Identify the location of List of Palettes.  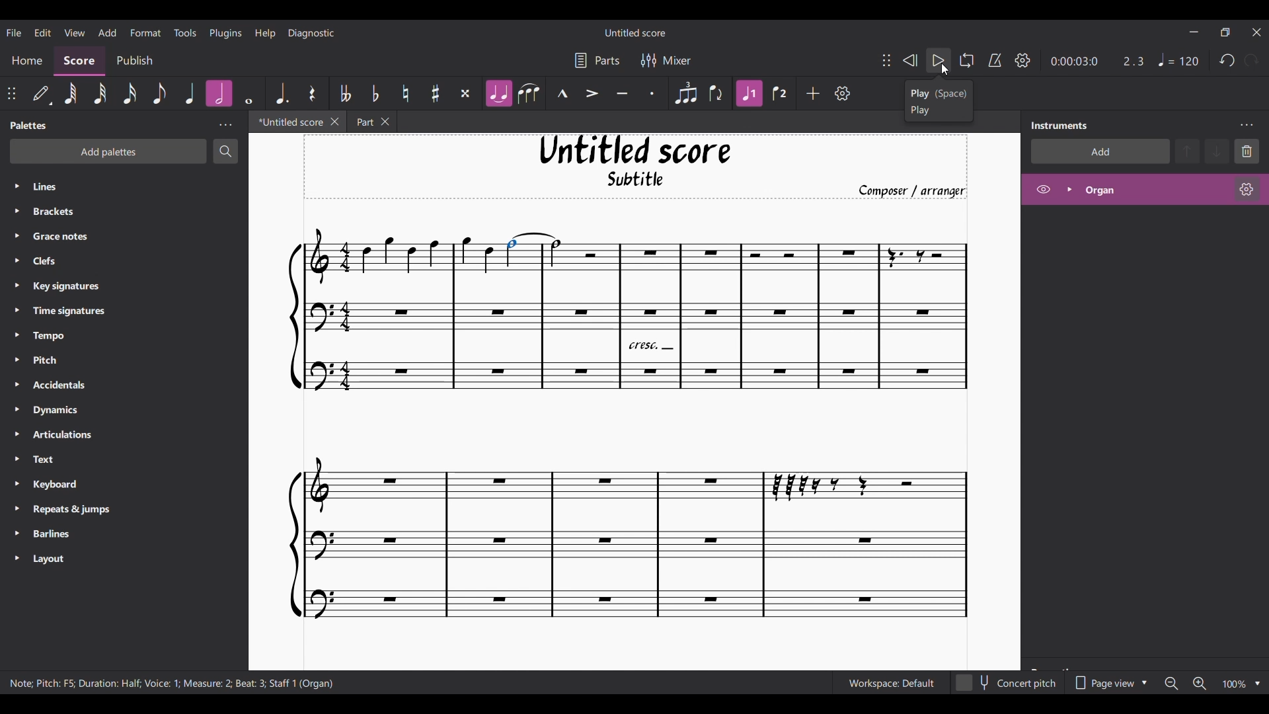
(136, 374).